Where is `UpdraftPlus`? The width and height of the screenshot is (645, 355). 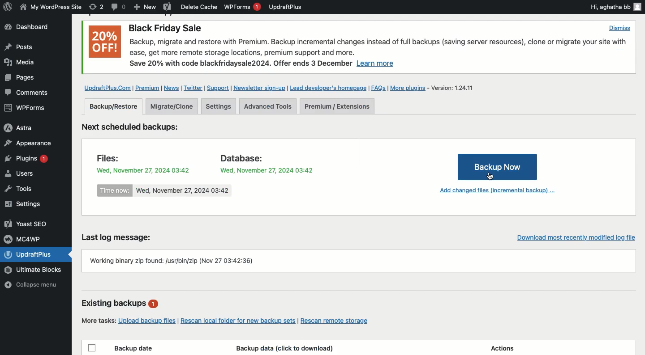
UpdraftPlus is located at coordinates (286, 7).